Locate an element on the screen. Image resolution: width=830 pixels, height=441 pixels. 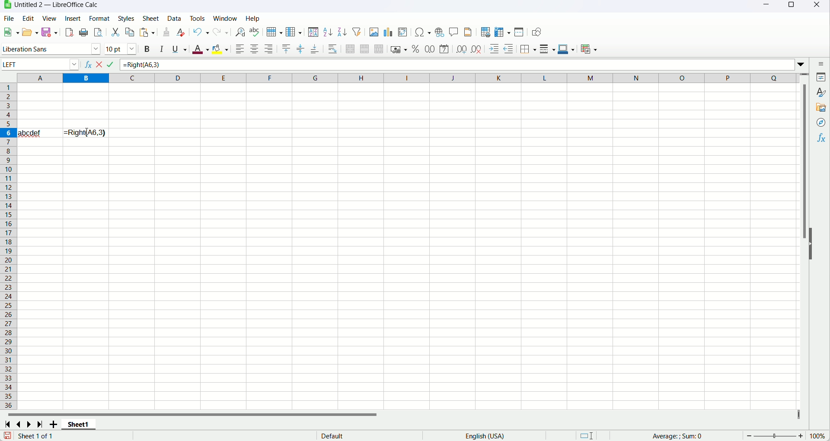
scroll to last sheet is located at coordinates (40, 424).